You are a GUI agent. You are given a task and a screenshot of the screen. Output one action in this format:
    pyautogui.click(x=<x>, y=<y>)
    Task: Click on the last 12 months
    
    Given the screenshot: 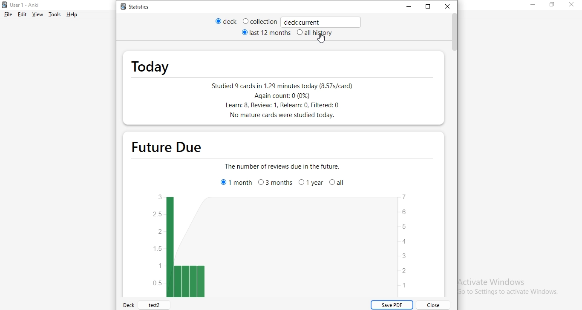 What is the action you would take?
    pyautogui.click(x=268, y=33)
    